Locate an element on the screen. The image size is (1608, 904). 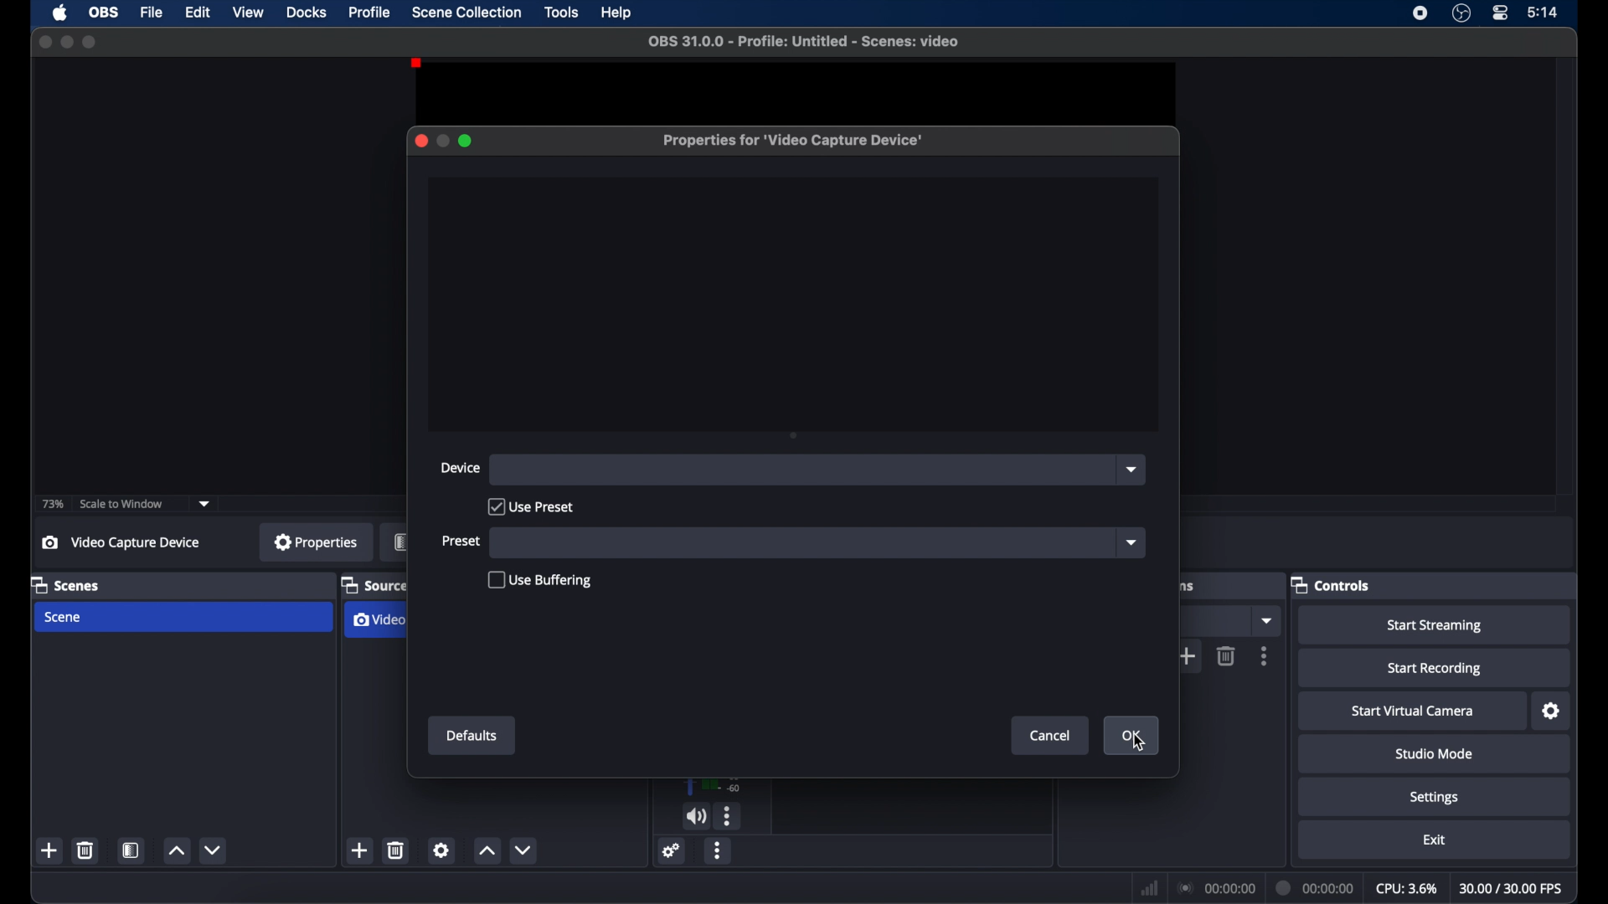
properties for video capture device is located at coordinates (791, 141).